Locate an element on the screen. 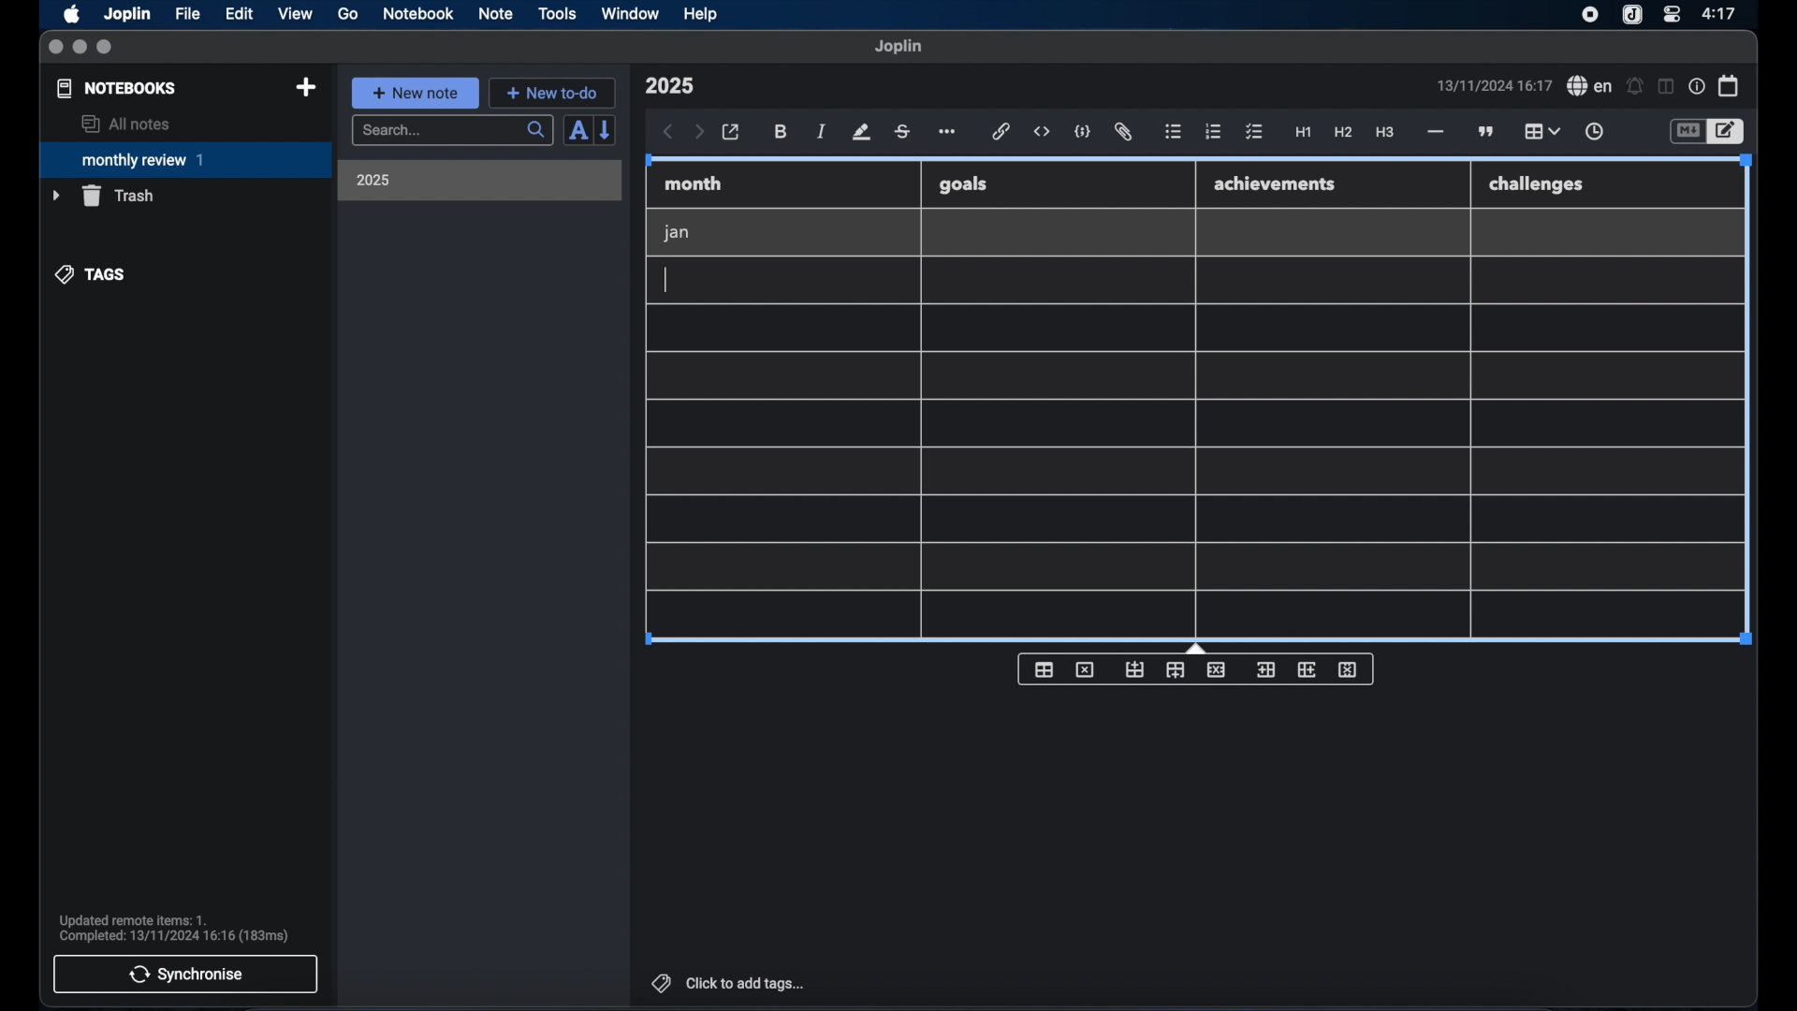  new note is located at coordinates (415, 93).